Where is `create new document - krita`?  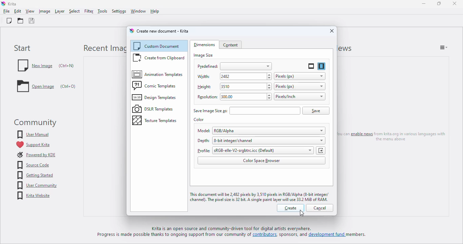 create new document - krita is located at coordinates (163, 31).